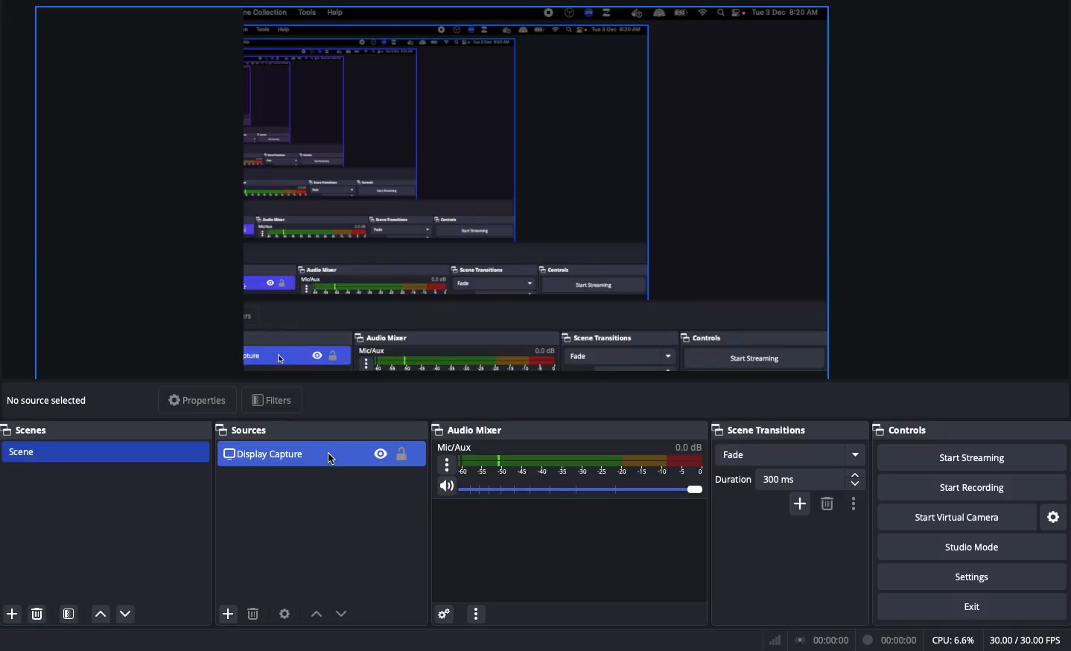  What do you see at coordinates (791, 456) in the screenshot?
I see `Fade` at bounding box center [791, 456].